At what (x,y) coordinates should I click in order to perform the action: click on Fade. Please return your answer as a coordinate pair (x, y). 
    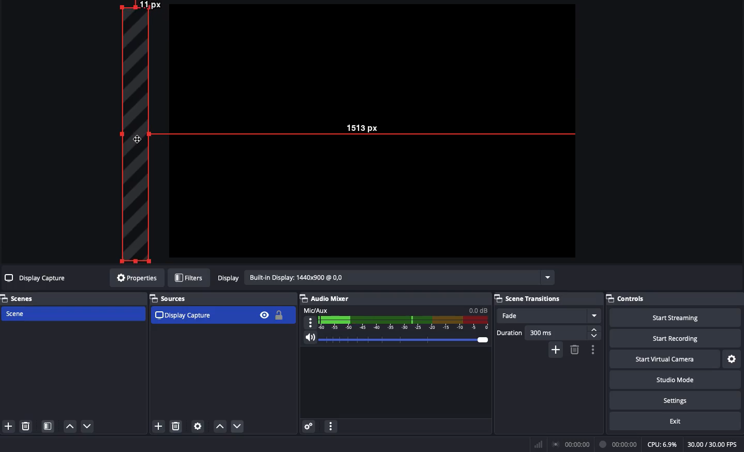
    Looking at the image, I should click on (548, 316).